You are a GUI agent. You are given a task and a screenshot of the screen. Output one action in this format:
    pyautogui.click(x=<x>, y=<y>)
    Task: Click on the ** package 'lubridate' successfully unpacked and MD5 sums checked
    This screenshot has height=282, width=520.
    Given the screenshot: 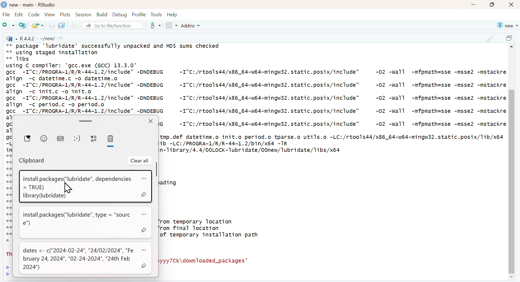 What is the action you would take?
    pyautogui.click(x=113, y=45)
    